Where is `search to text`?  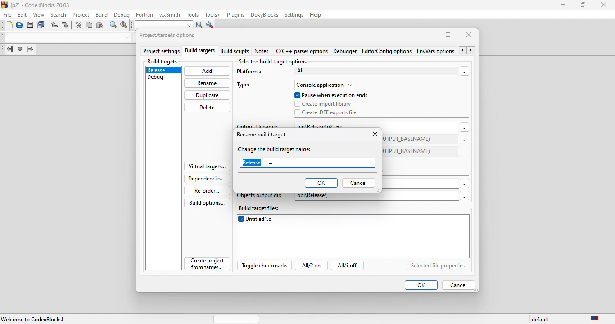 search to text is located at coordinates (163, 24).